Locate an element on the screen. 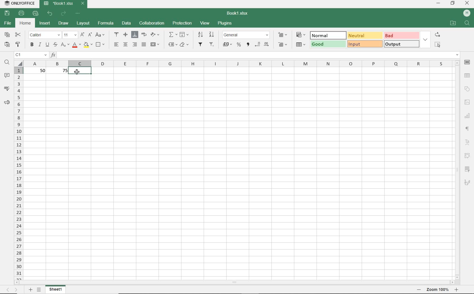 This screenshot has width=474, height=294. strikethrough is located at coordinates (55, 45).